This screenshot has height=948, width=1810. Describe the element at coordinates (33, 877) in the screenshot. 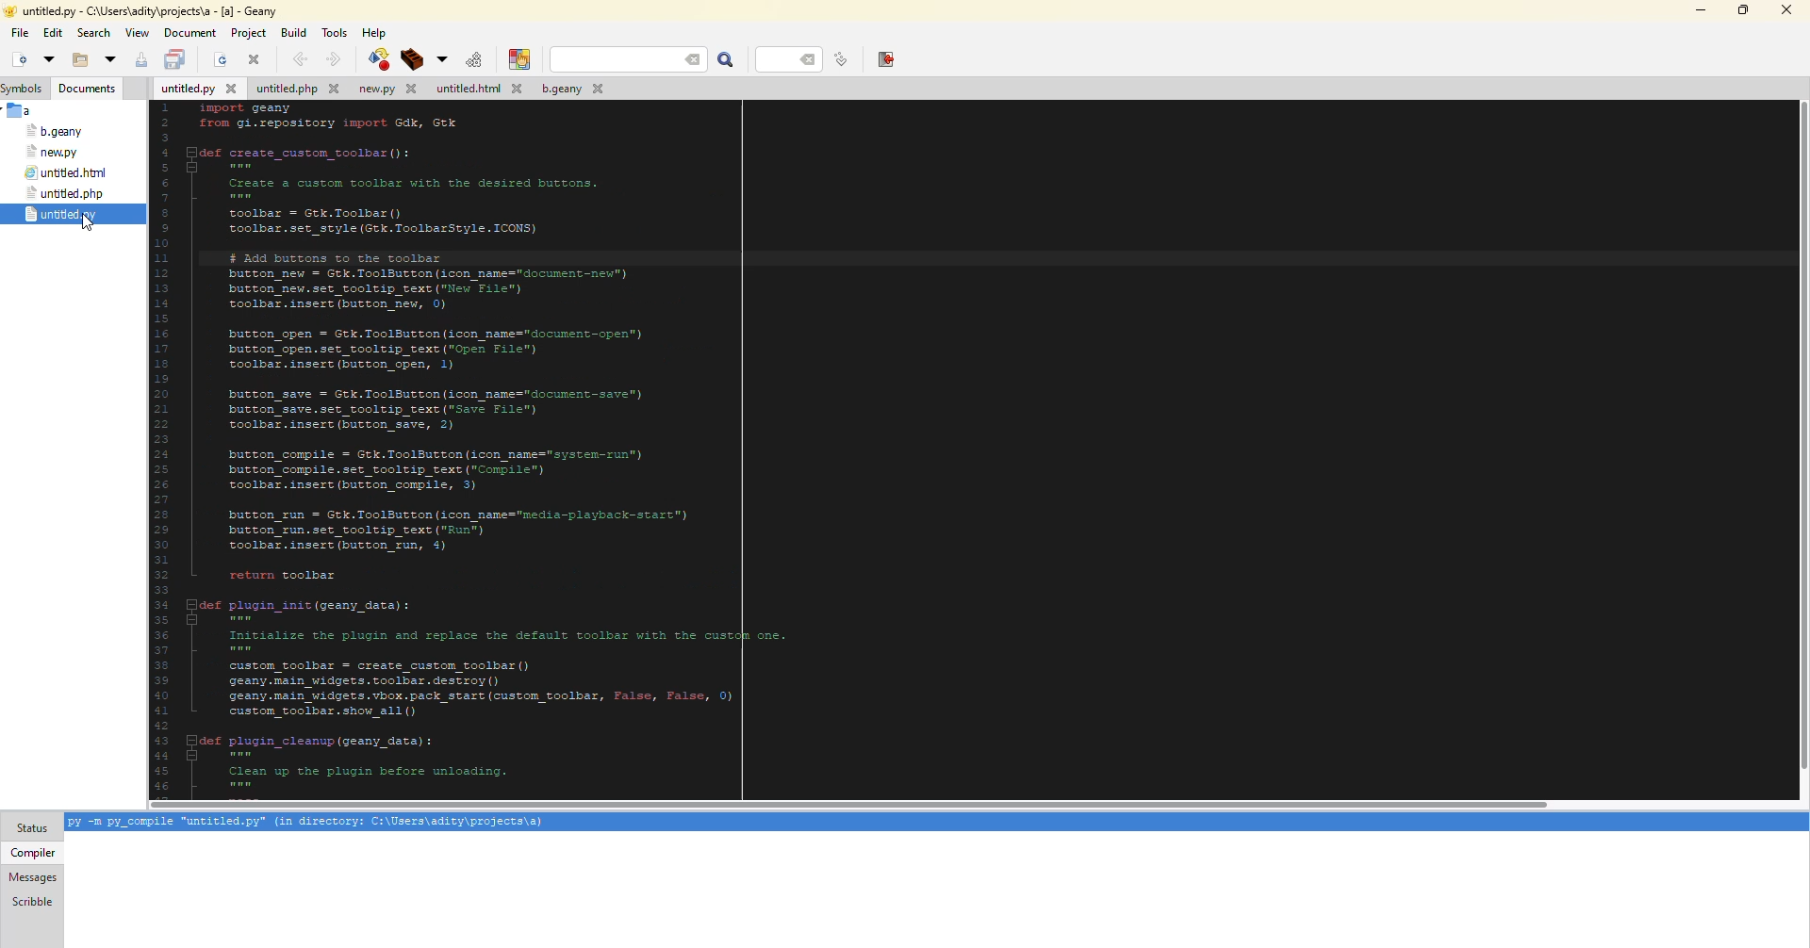

I see `messages` at that location.